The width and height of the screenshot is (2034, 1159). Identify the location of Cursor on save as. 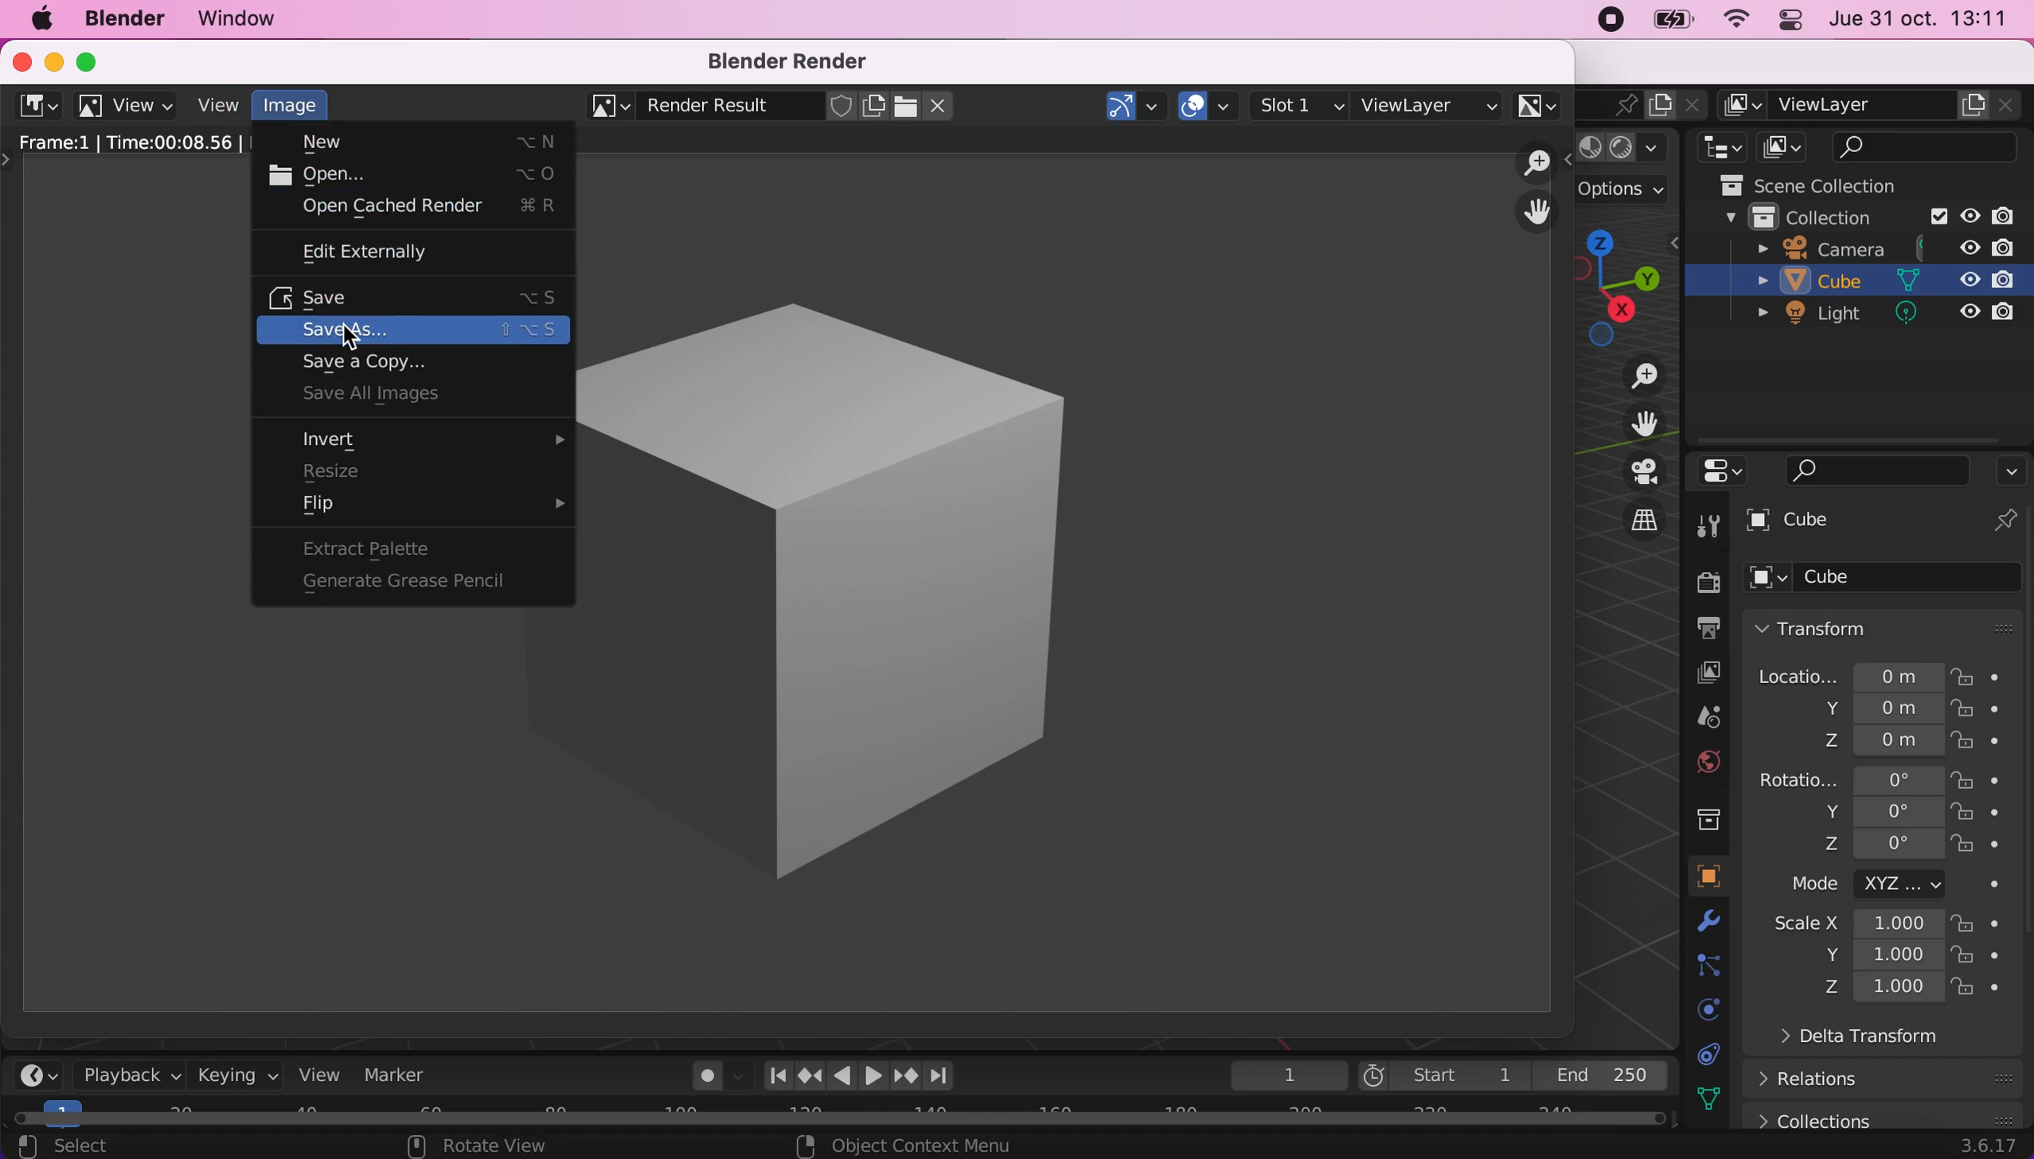
(416, 329).